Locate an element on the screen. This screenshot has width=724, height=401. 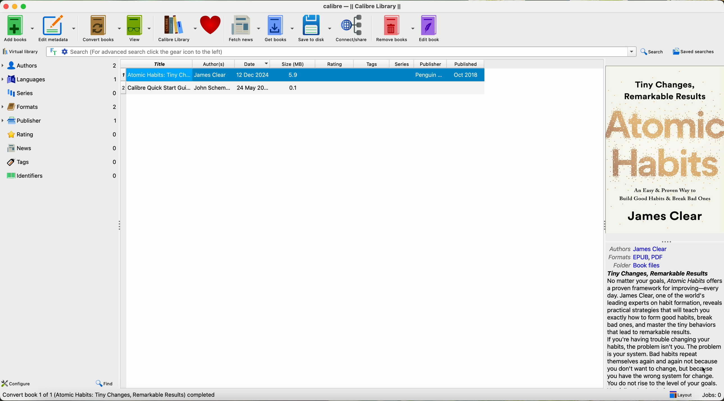
fetch news is located at coordinates (245, 28).